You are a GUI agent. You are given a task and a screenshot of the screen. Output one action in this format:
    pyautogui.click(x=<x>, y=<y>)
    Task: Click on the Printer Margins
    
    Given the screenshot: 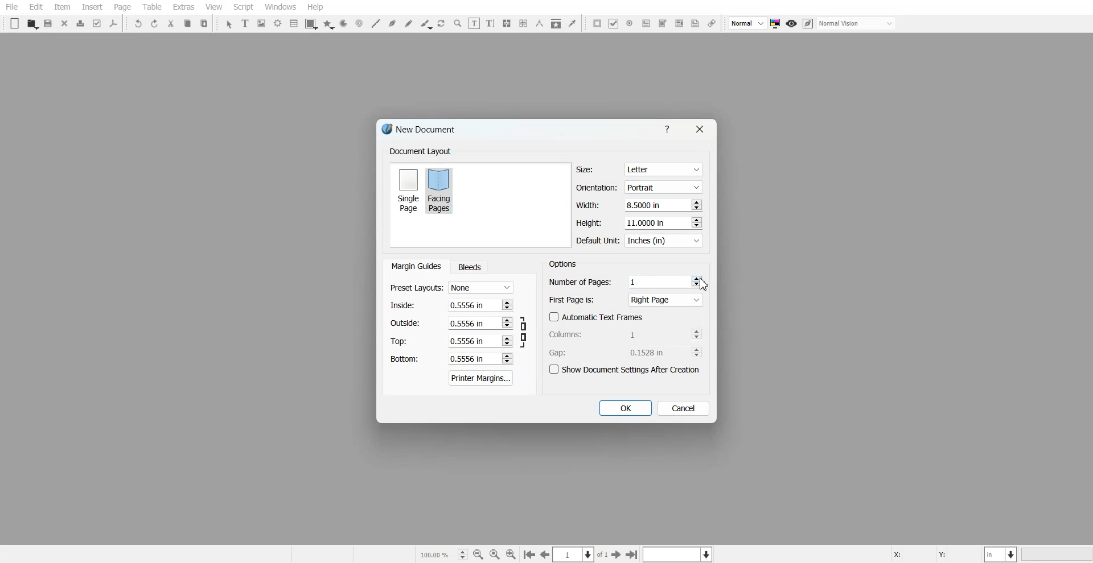 What is the action you would take?
    pyautogui.click(x=482, y=378)
    